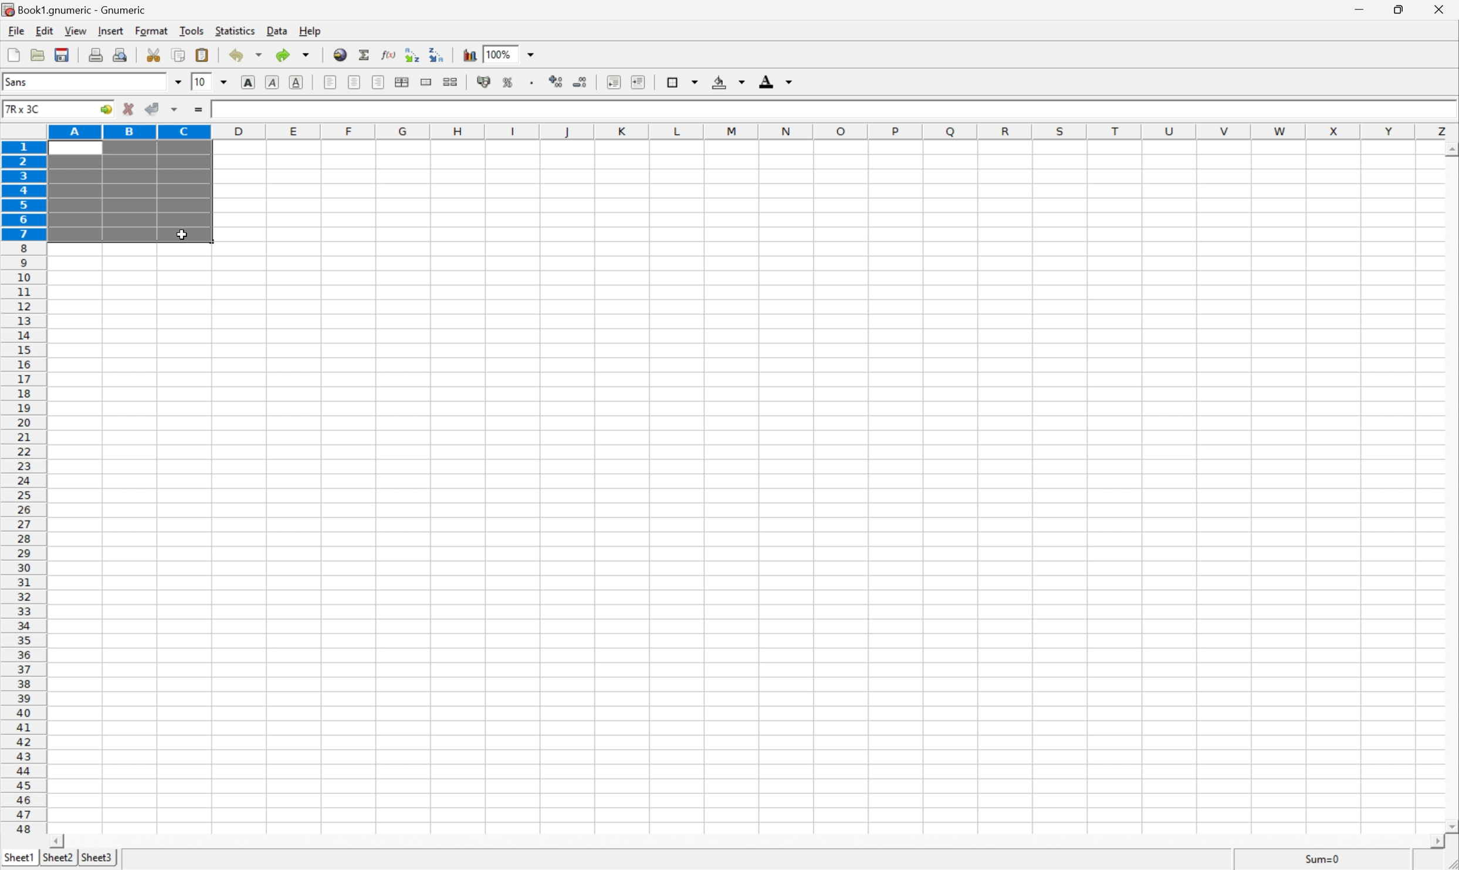 This screenshot has width=1459, height=870. Describe the element at coordinates (1440, 847) in the screenshot. I see `scroll right` at that location.